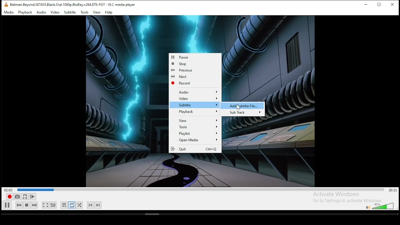 The width and height of the screenshot is (400, 225). What do you see at coordinates (64, 205) in the screenshot?
I see `toggle playlist` at bounding box center [64, 205].